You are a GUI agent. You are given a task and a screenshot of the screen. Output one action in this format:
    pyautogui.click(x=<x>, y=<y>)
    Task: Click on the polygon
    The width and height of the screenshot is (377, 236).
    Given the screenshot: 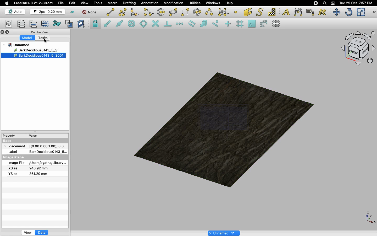 What is the action you would take?
    pyautogui.click(x=173, y=12)
    